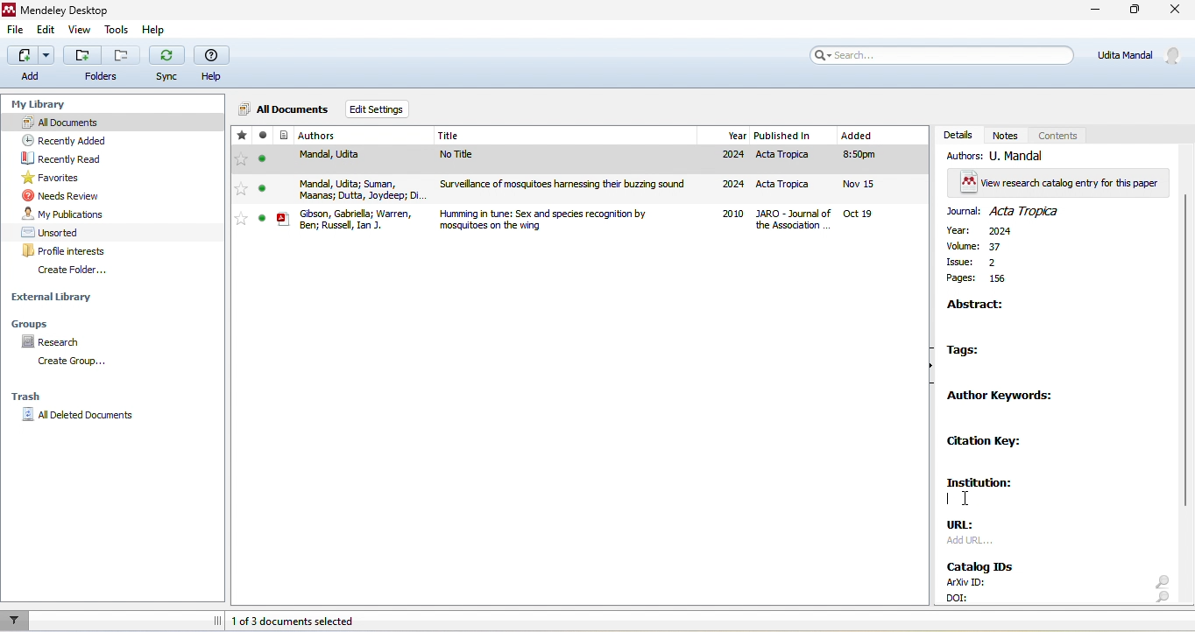  What do you see at coordinates (213, 65) in the screenshot?
I see `help` at bounding box center [213, 65].